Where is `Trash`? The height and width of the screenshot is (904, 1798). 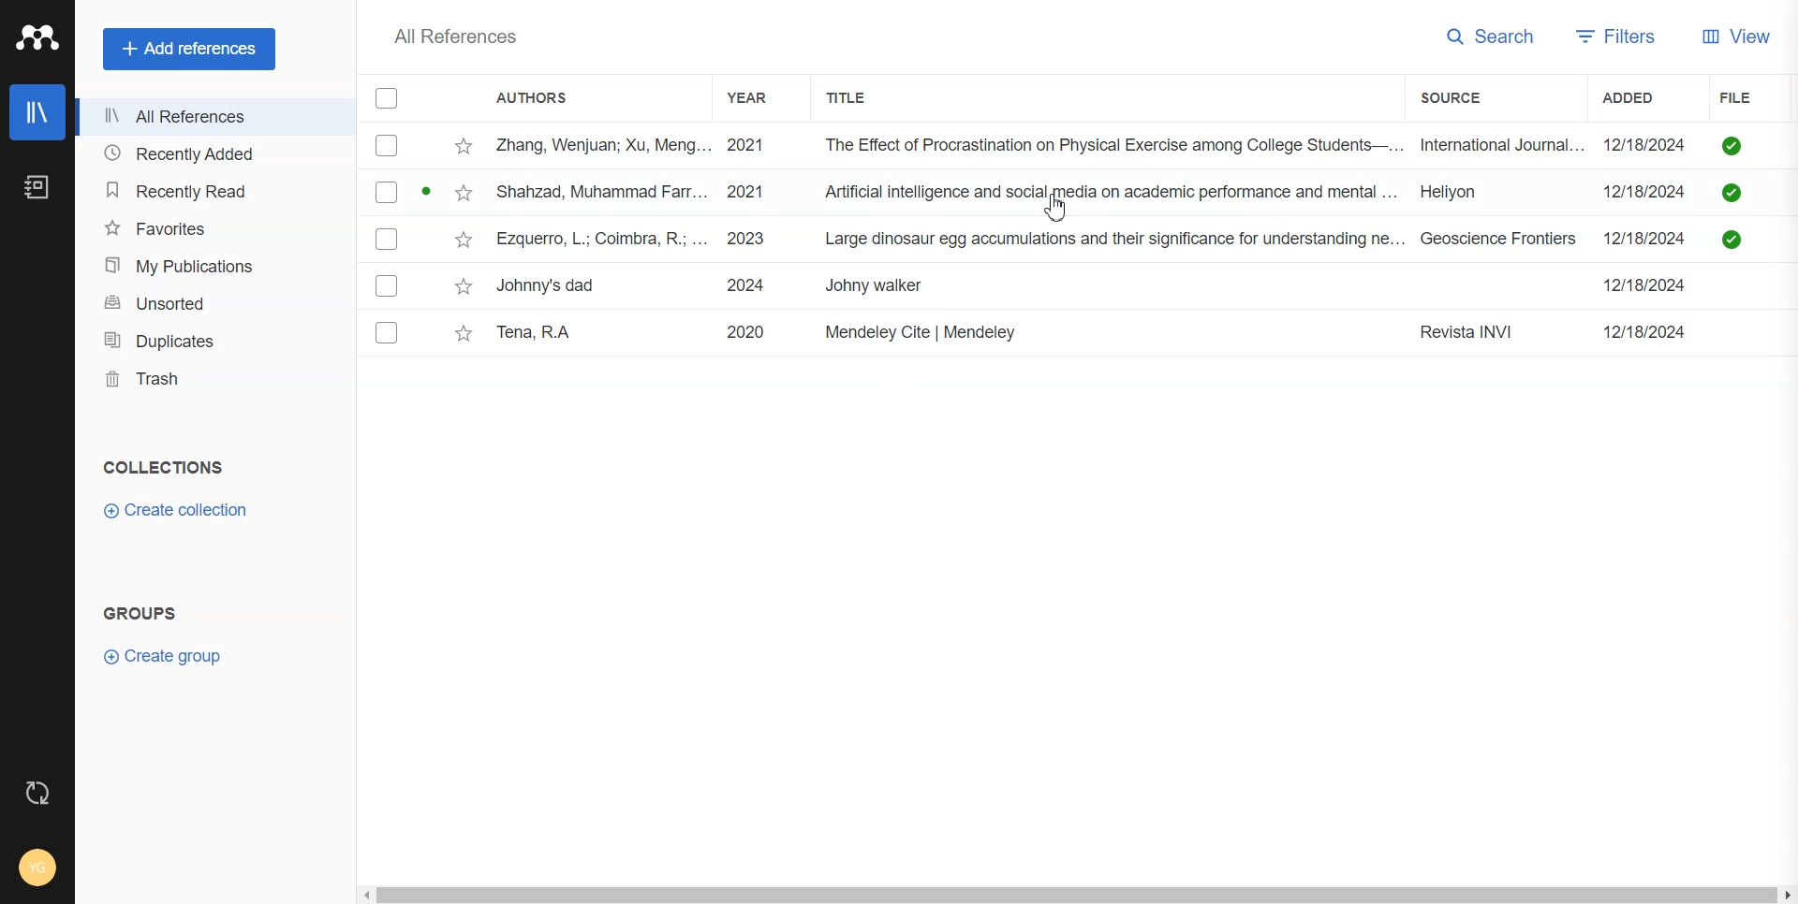
Trash is located at coordinates (212, 379).